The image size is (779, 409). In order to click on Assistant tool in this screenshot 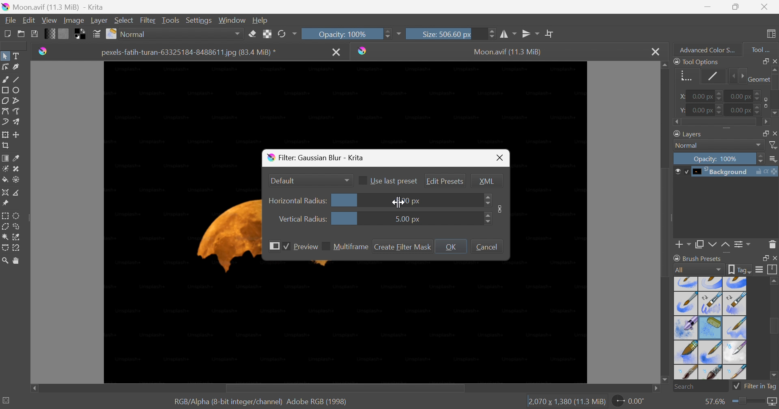, I will do `click(5, 192)`.